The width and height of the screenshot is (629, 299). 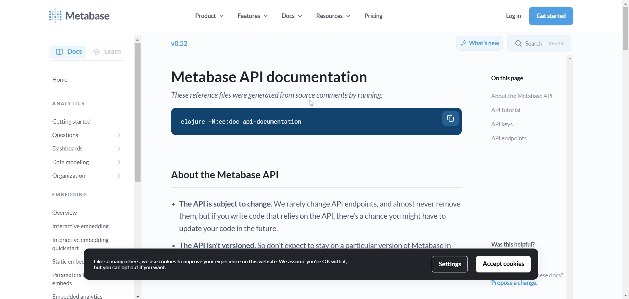 What do you see at coordinates (77, 175) in the screenshot?
I see `organization` at bounding box center [77, 175].